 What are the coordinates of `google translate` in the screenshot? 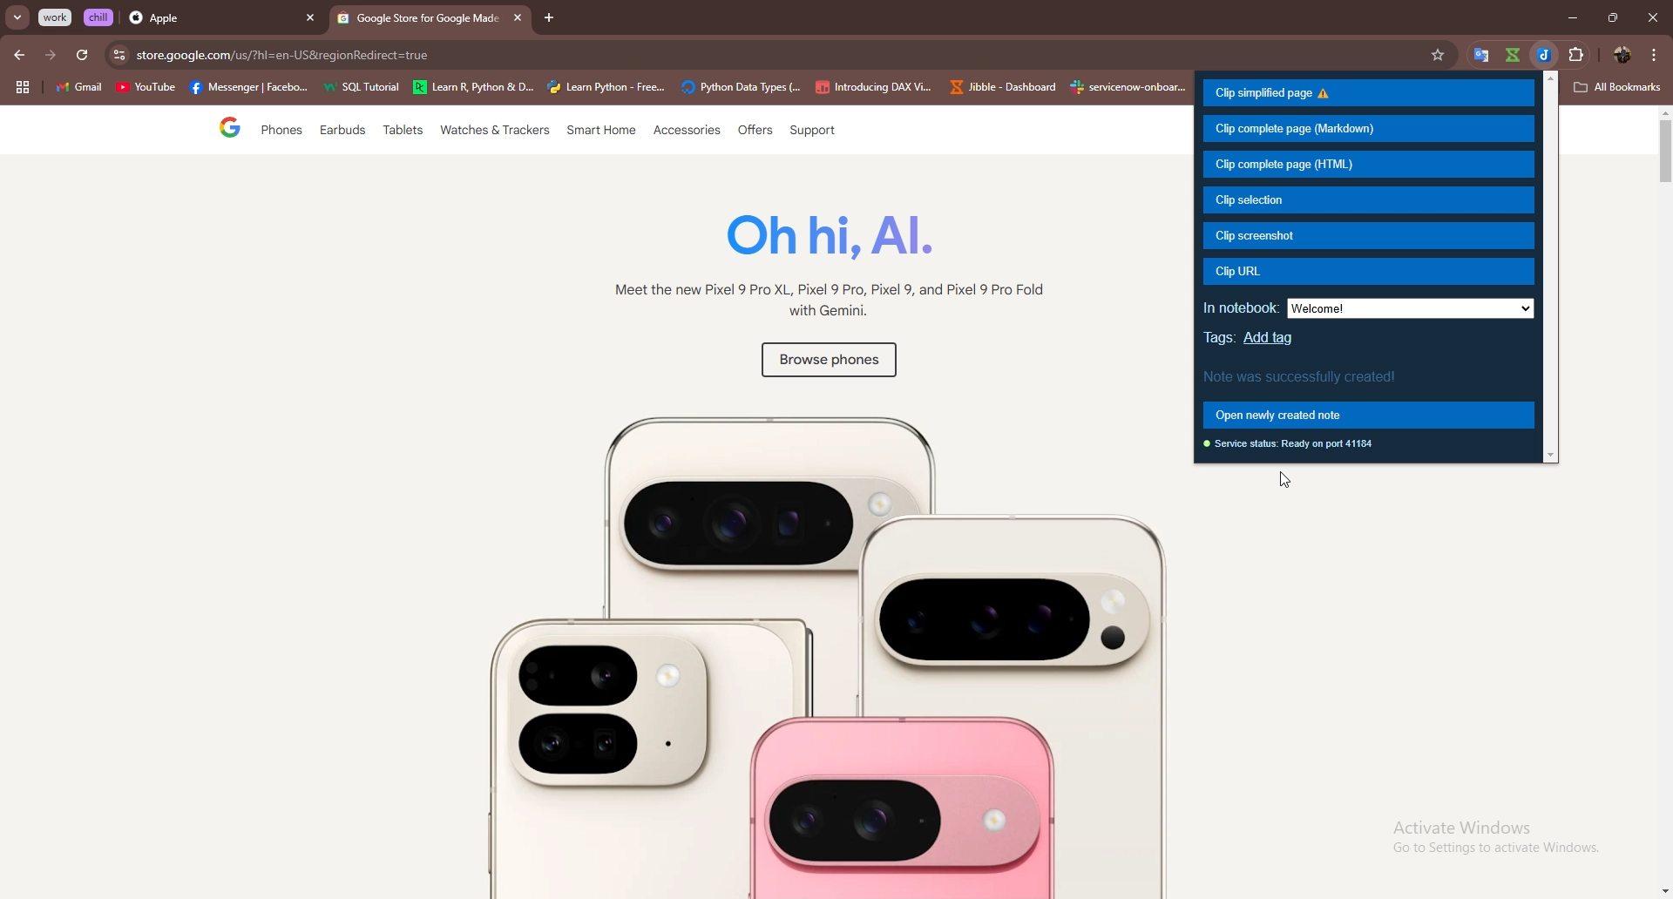 It's located at (1478, 56).